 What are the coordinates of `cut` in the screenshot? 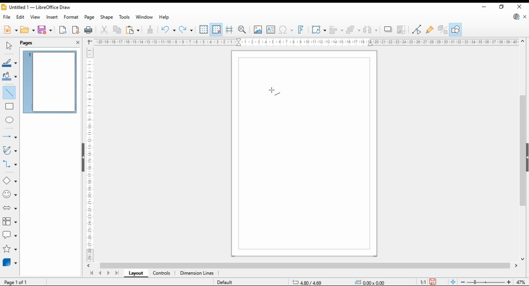 It's located at (103, 30).